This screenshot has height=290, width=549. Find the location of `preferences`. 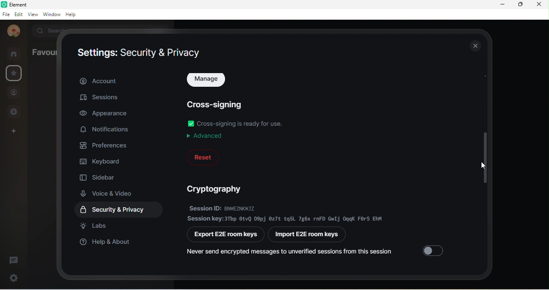

preferences is located at coordinates (106, 145).